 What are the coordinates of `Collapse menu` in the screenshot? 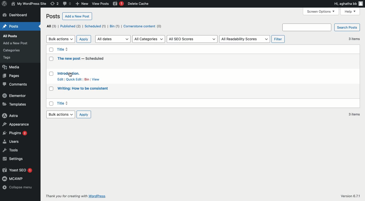 It's located at (18, 187).